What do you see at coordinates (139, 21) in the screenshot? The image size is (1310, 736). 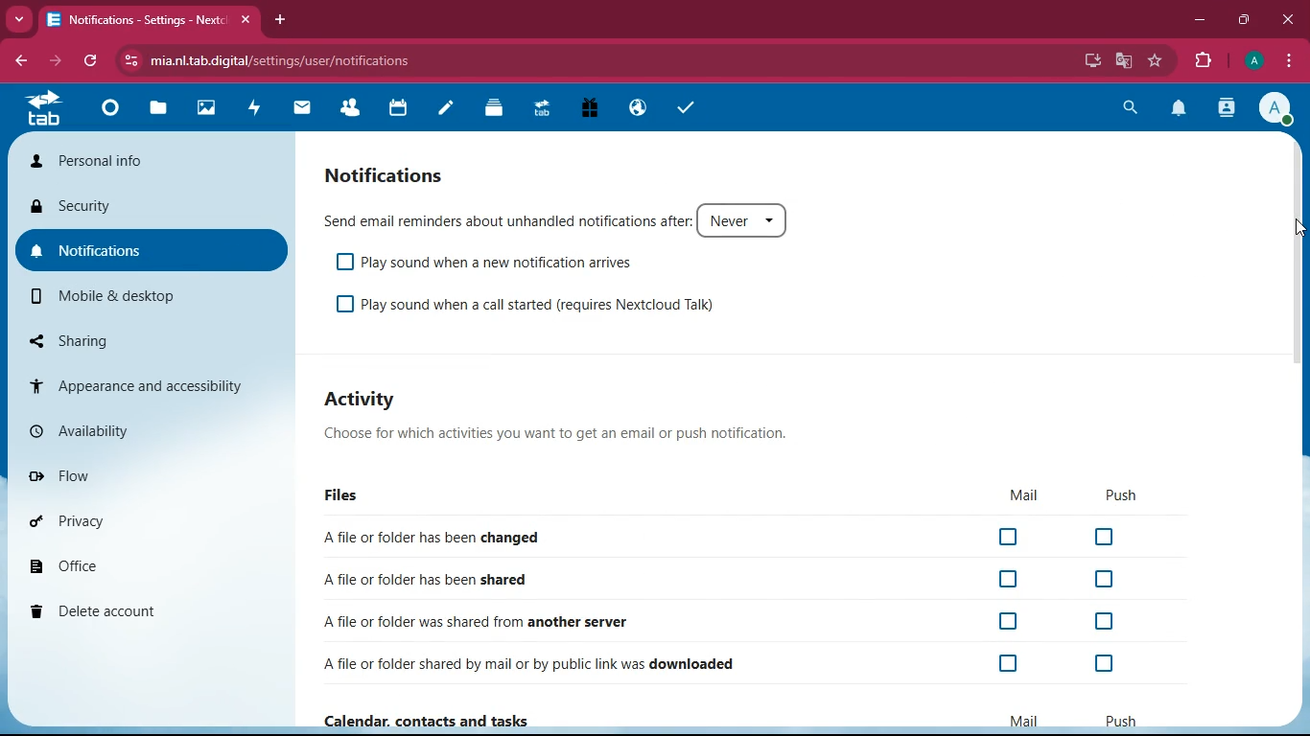 I see `Notifications- Setting - Next` at bounding box center [139, 21].